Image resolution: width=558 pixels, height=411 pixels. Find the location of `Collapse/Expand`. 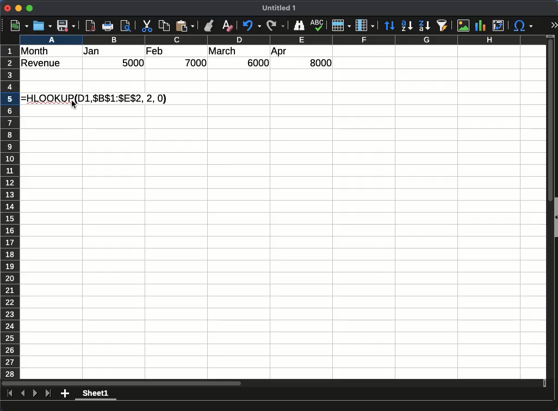

Collapse/Expand is located at coordinates (556, 217).